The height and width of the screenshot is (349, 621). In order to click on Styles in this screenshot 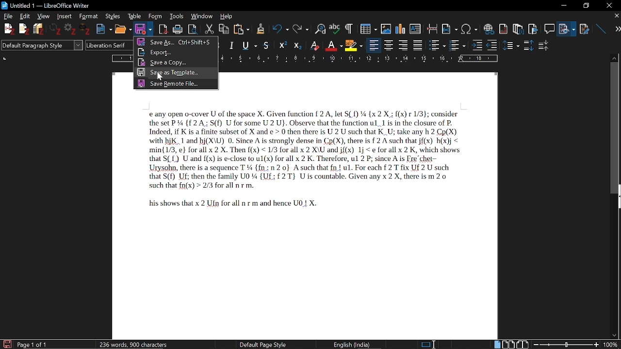, I will do `click(112, 16)`.